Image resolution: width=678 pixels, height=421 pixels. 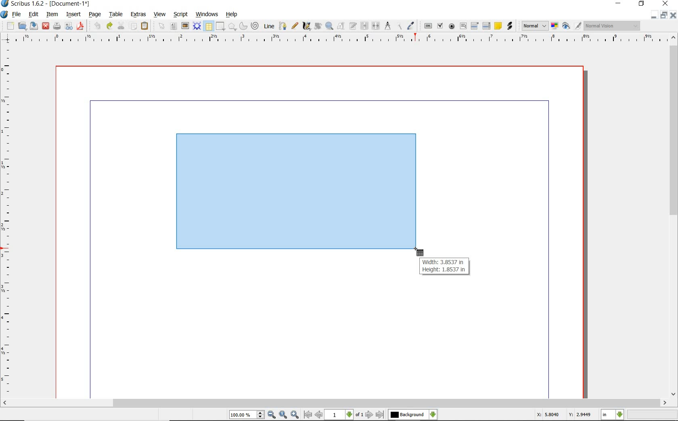 What do you see at coordinates (381, 415) in the screenshot?
I see `go to last page` at bounding box center [381, 415].